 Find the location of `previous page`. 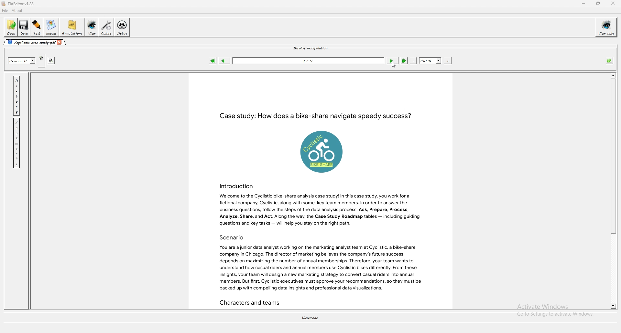

previous page is located at coordinates (224, 61).